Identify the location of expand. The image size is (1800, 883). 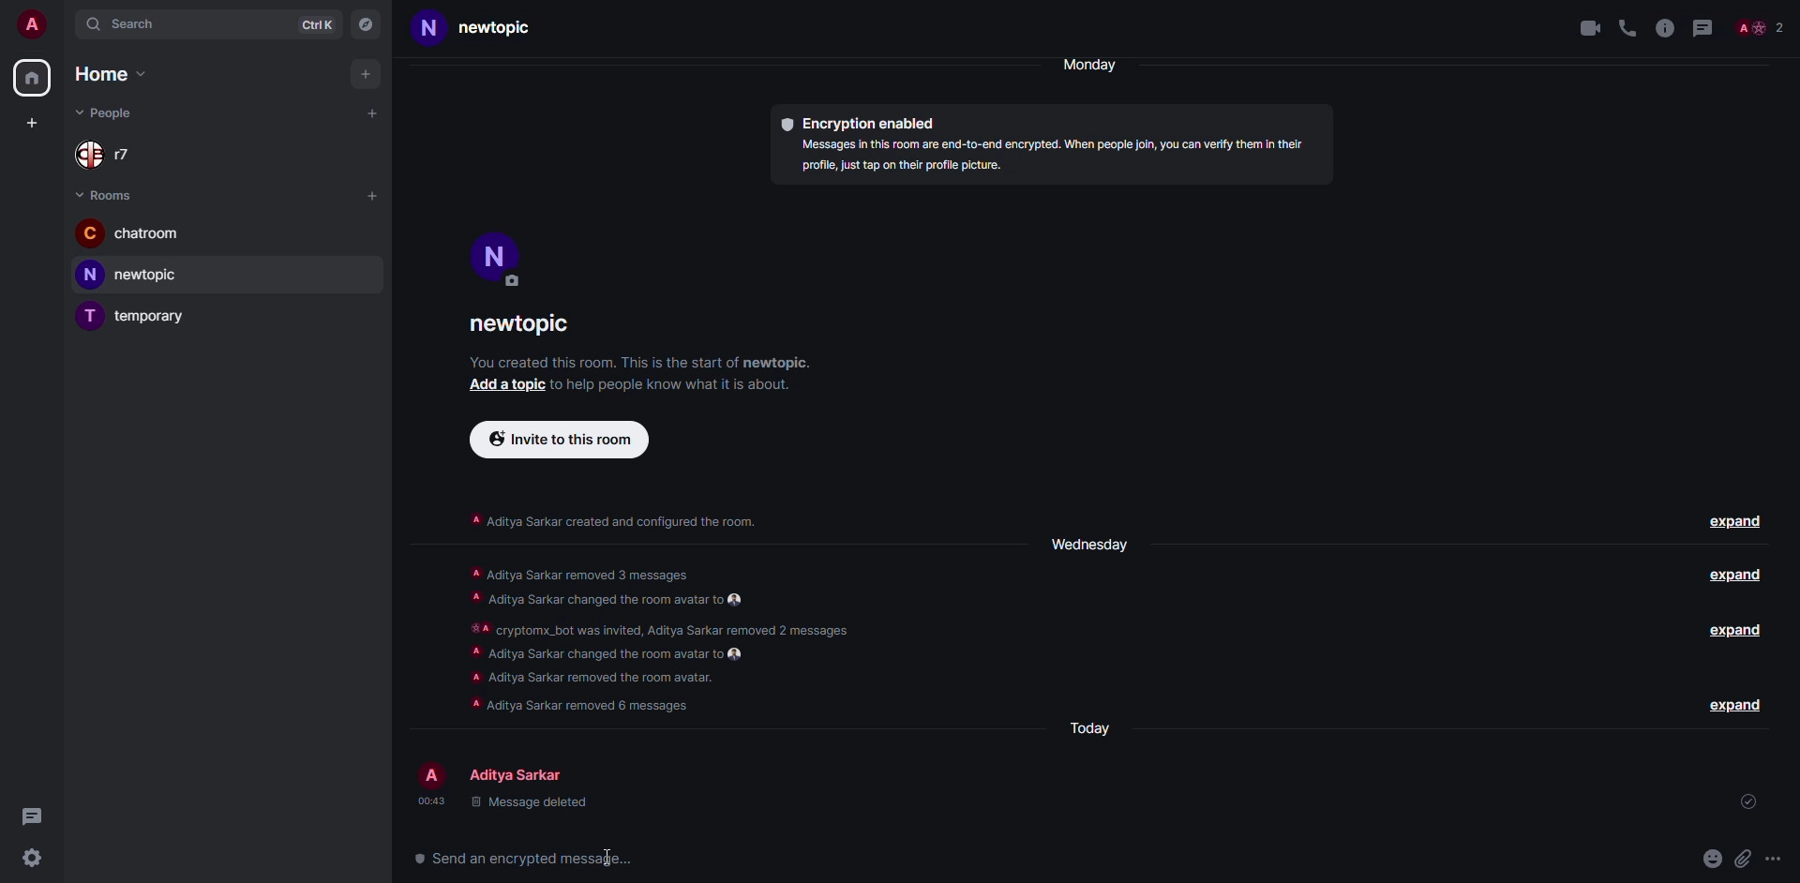
(1736, 523).